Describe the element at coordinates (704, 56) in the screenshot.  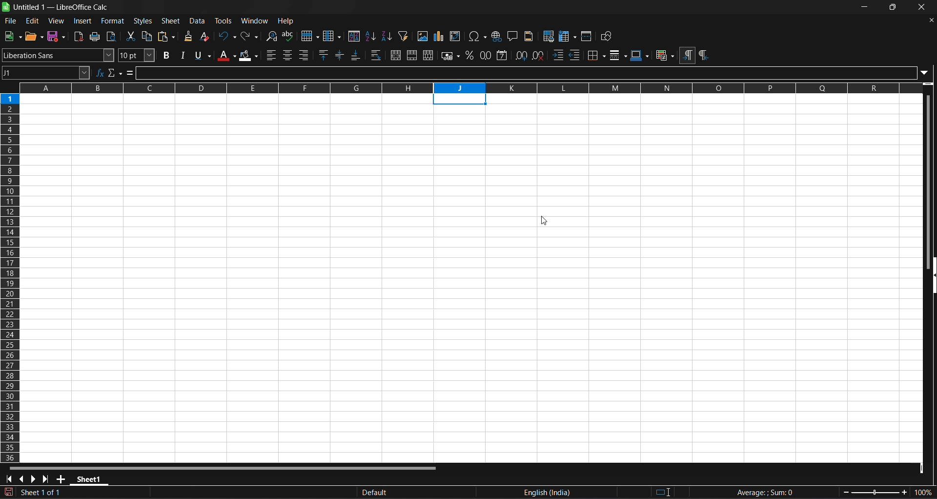
I see `right to left` at that location.